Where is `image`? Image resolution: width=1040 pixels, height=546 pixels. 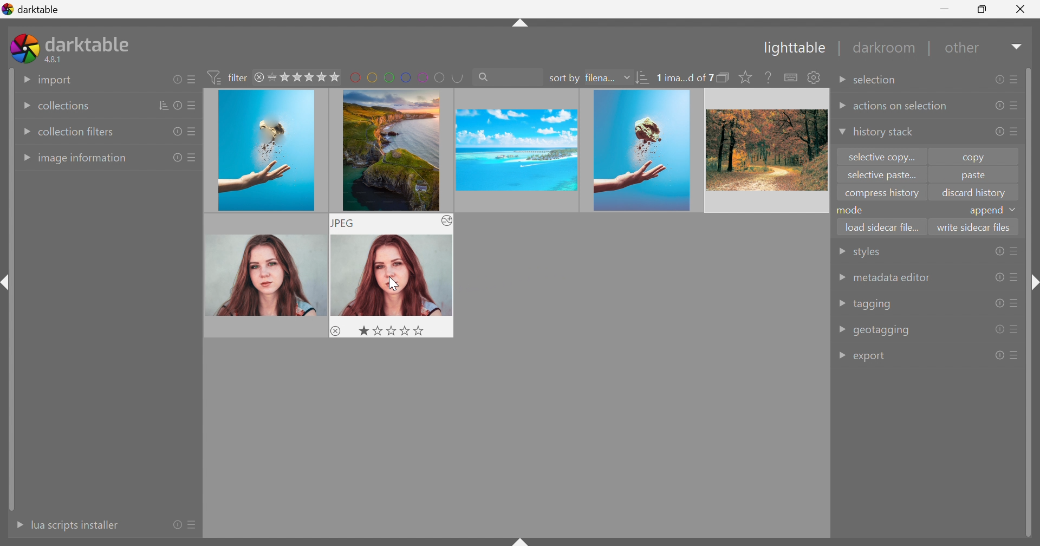
image is located at coordinates (642, 151).